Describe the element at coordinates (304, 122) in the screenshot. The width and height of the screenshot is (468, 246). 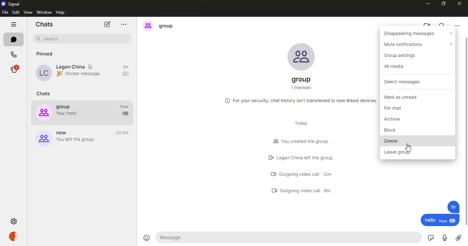
I see `today` at that location.